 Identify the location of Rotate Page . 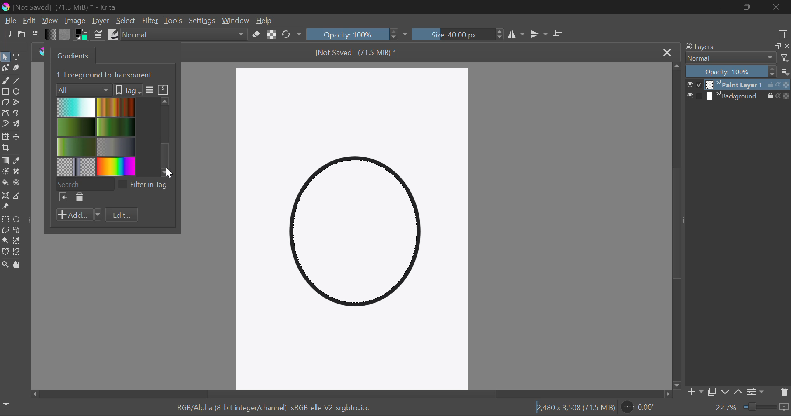
(638, 407).